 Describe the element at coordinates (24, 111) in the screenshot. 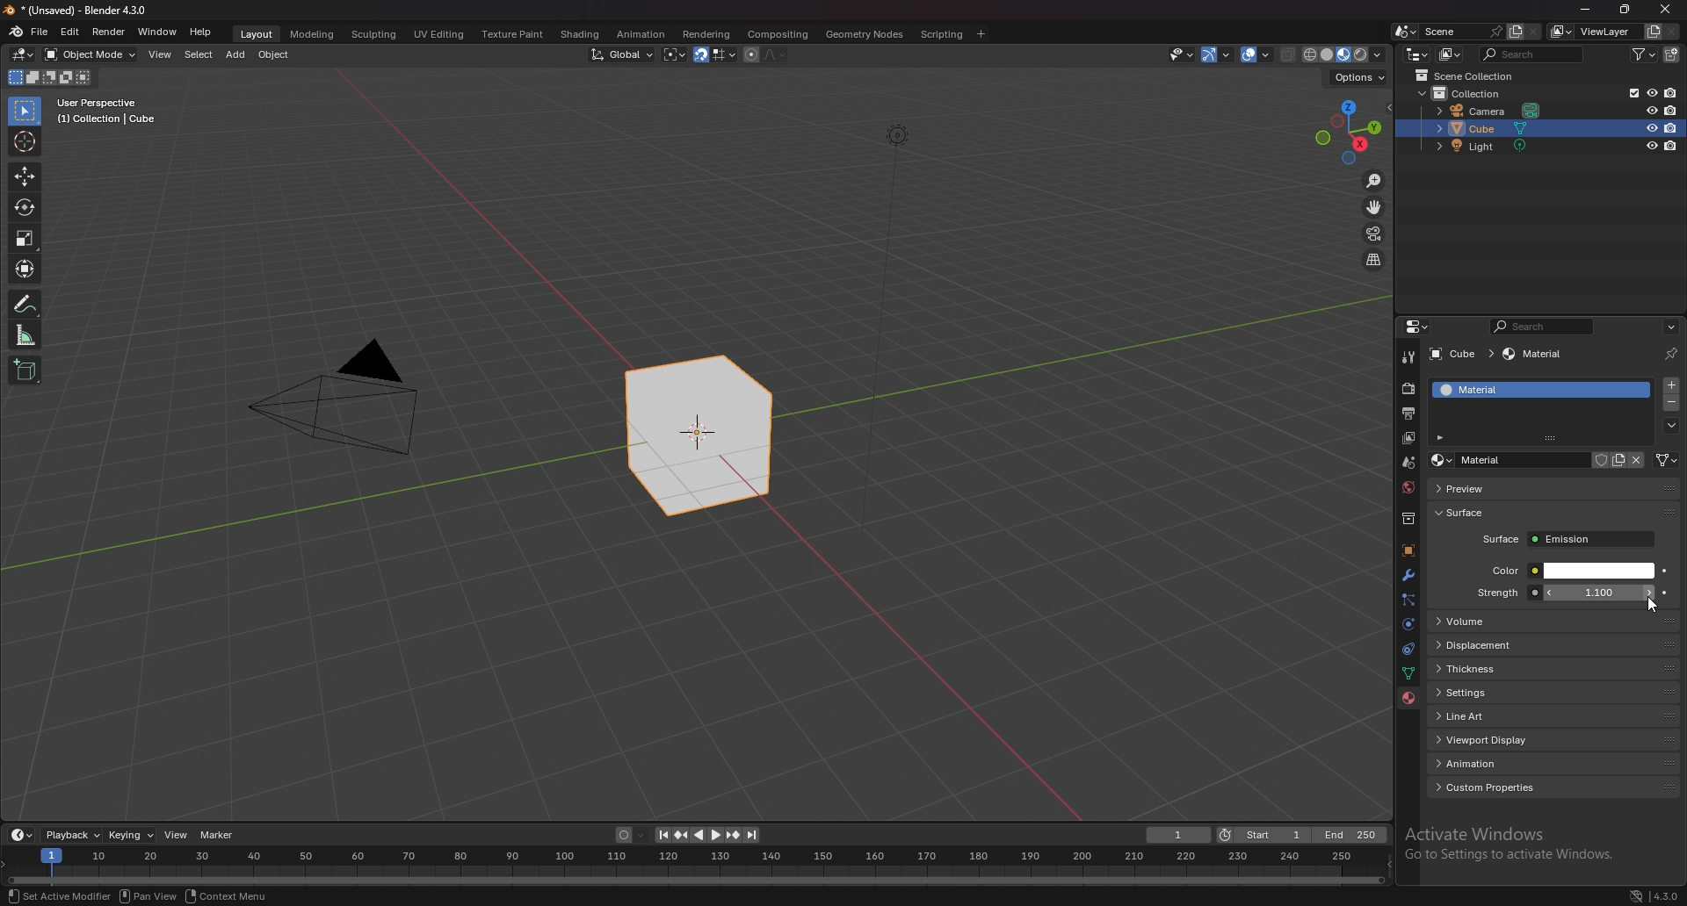

I see `selector` at that location.